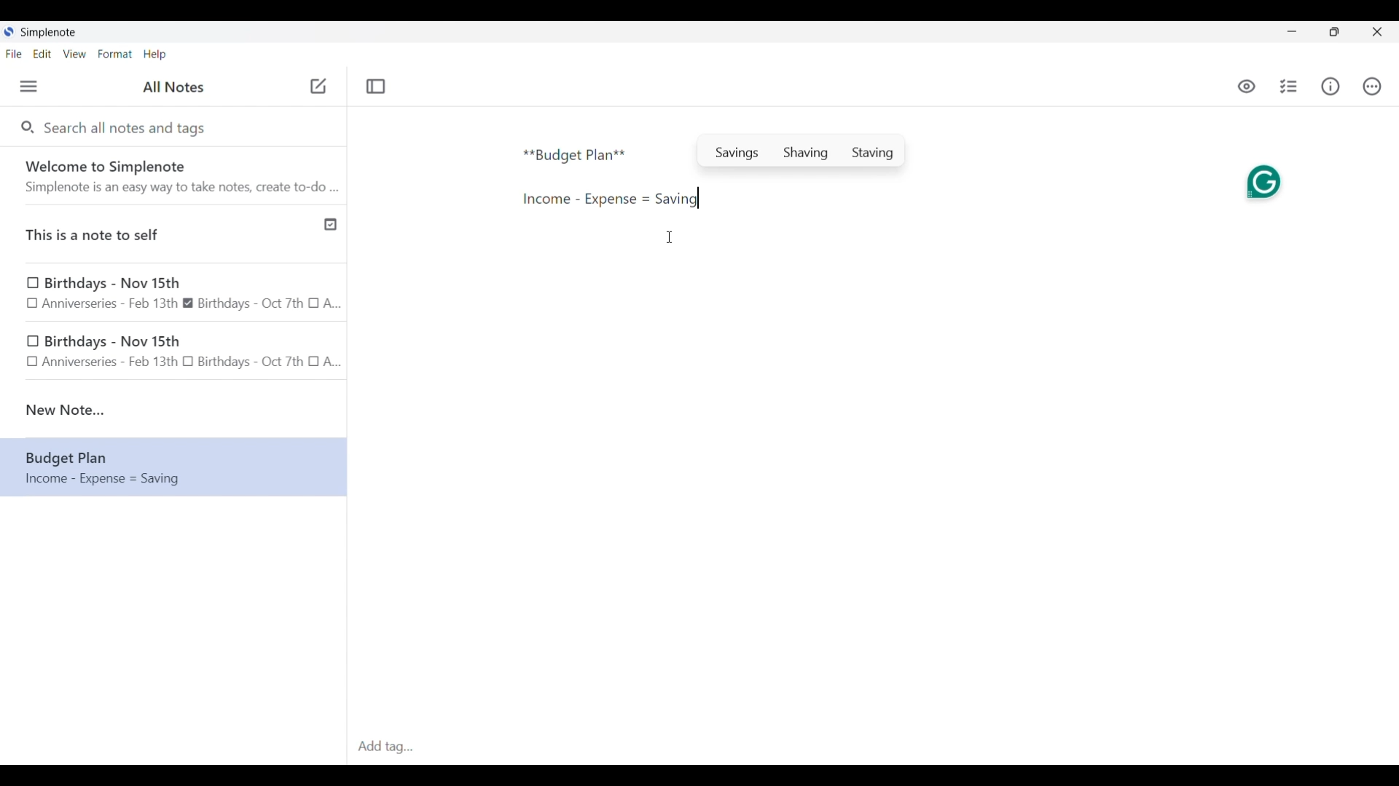 The width and height of the screenshot is (1399, 786). I want to click on Info, so click(1331, 86).